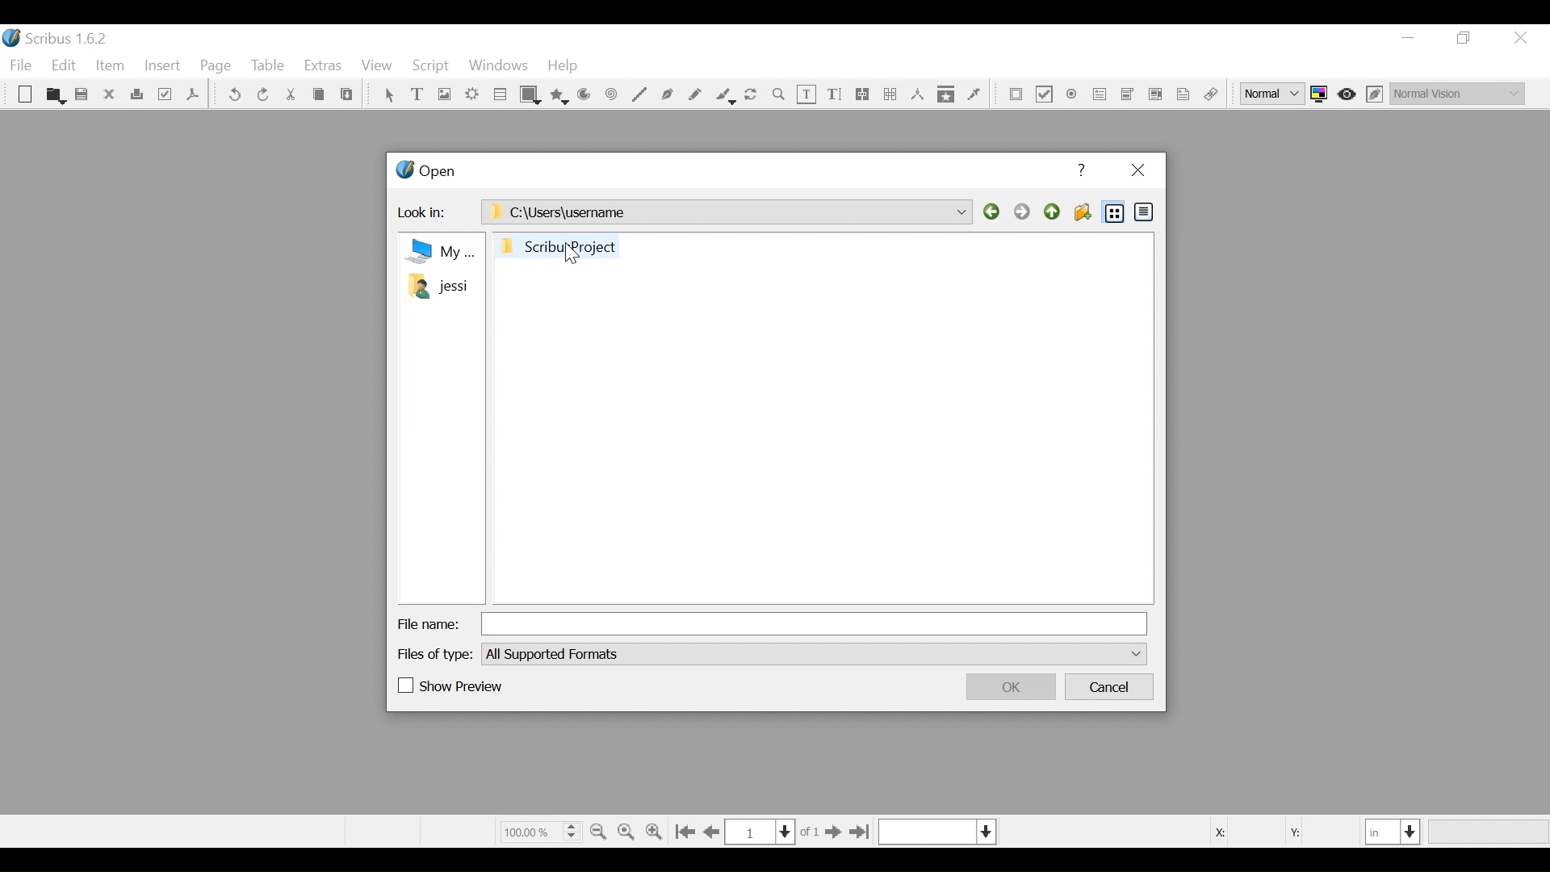 The height and width of the screenshot is (872, 1550). I want to click on Redo, so click(262, 94).